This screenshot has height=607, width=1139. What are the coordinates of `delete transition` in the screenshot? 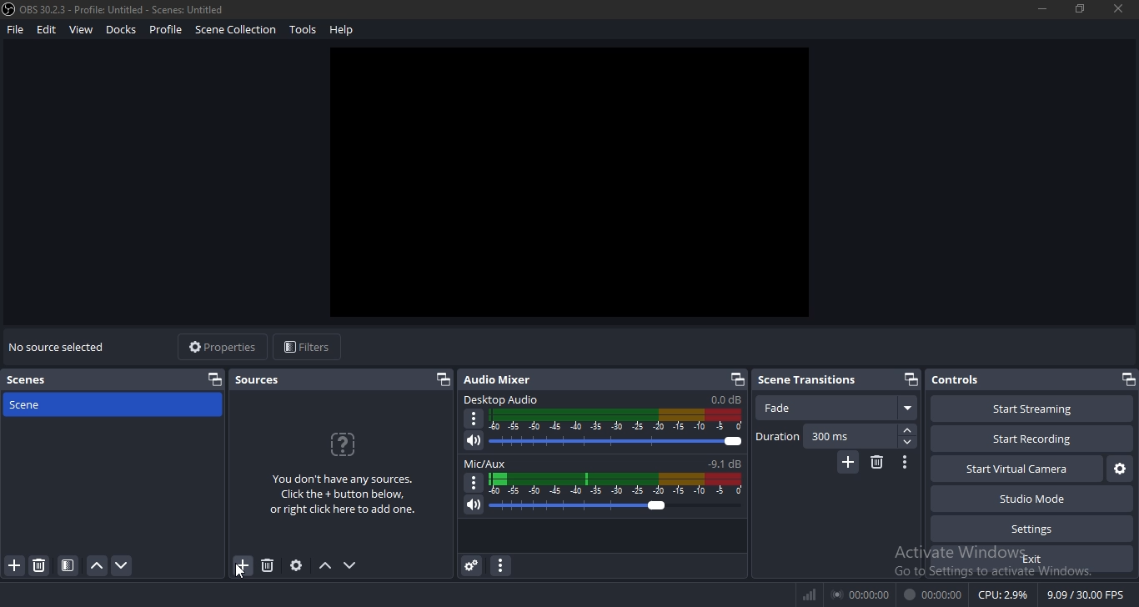 It's located at (876, 463).